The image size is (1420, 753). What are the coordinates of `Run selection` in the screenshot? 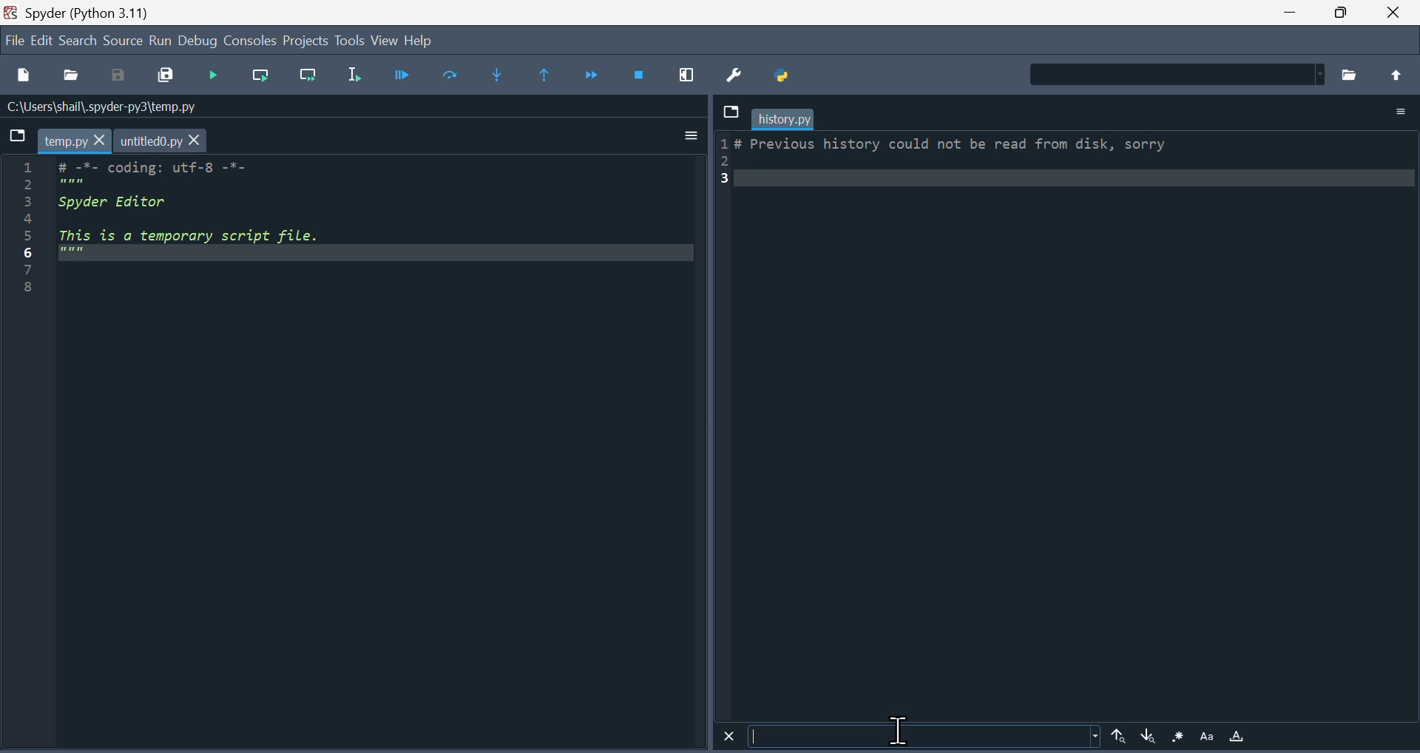 It's located at (356, 73).